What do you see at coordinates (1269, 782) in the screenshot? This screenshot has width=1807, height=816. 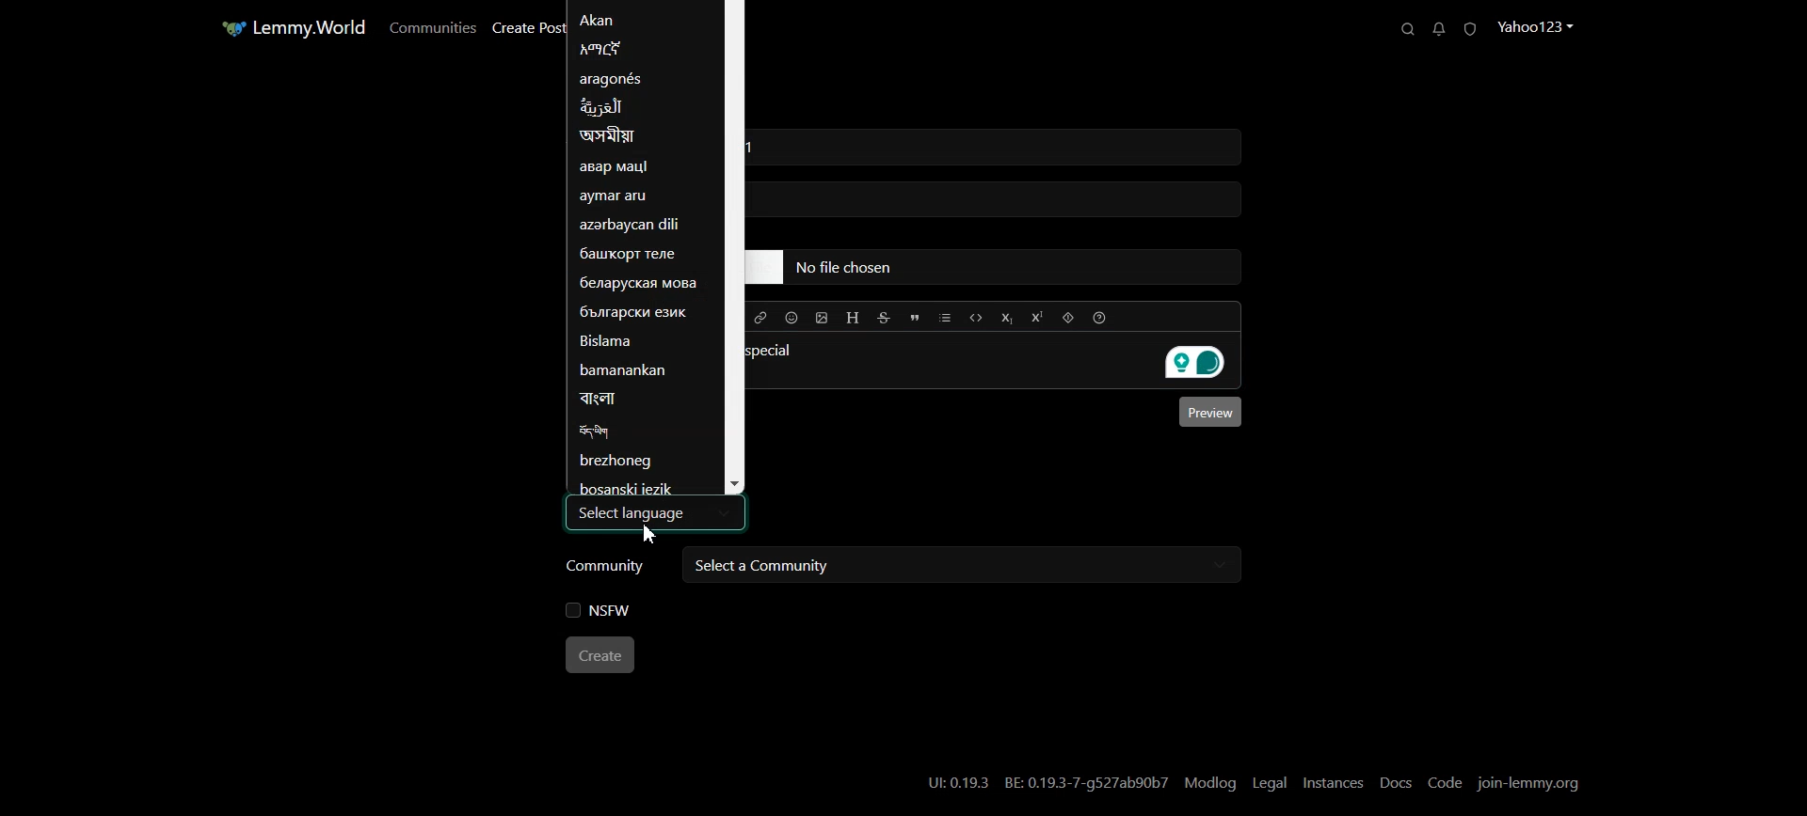 I see `Legal` at bounding box center [1269, 782].